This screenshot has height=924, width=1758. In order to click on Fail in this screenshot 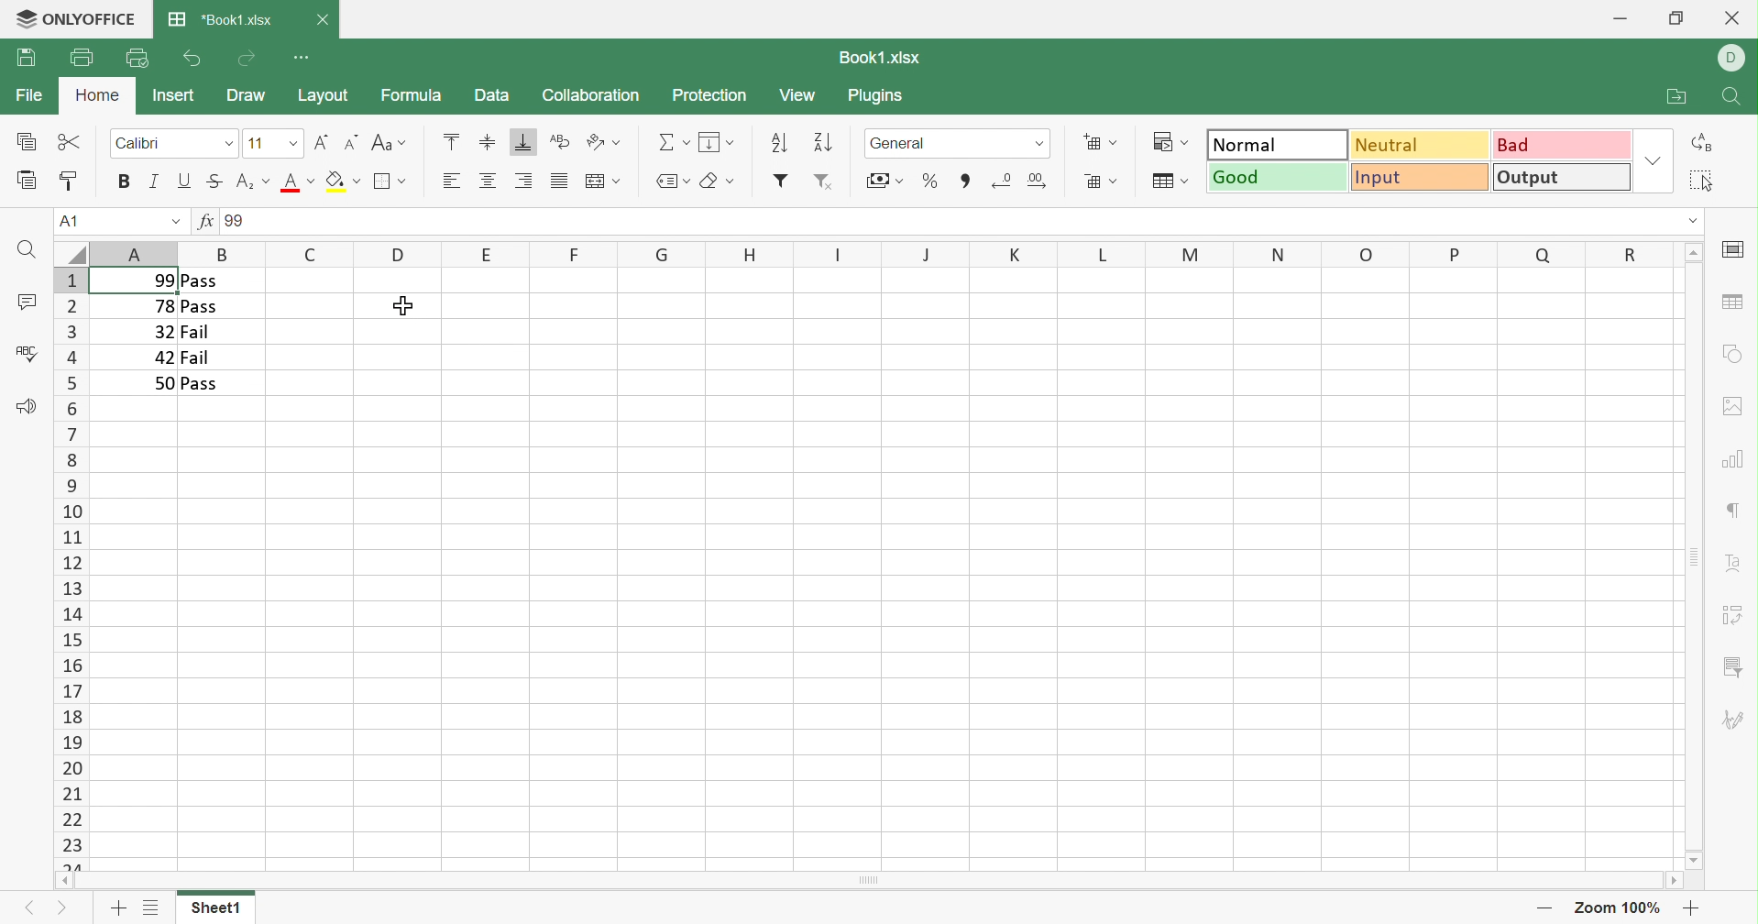, I will do `click(194, 333)`.